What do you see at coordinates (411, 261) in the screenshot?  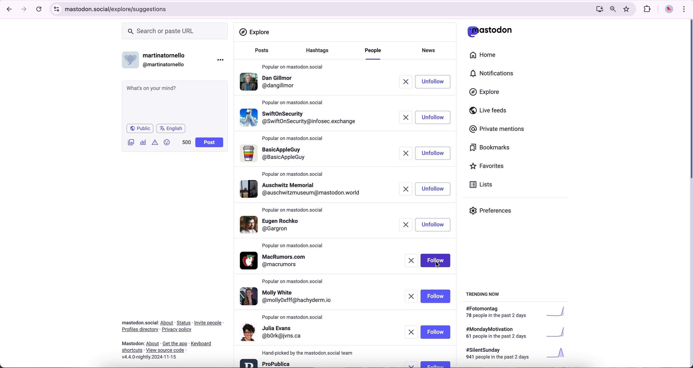 I see `remove` at bounding box center [411, 261].